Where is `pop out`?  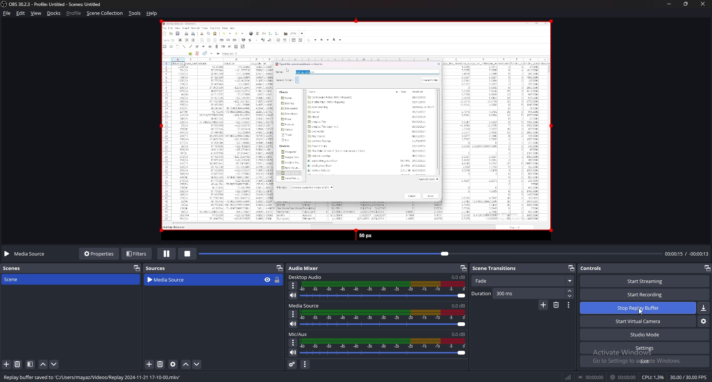 pop out is located at coordinates (707, 268).